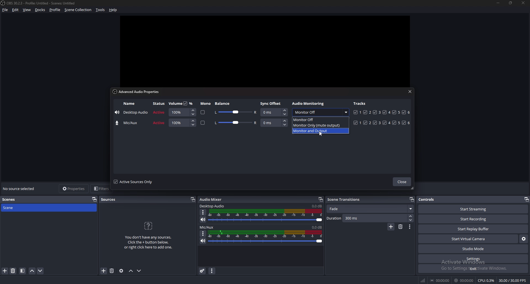  What do you see at coordinates (78, 10) in the screenshot?
I see `scene collection` at bounding box center [78, 10].